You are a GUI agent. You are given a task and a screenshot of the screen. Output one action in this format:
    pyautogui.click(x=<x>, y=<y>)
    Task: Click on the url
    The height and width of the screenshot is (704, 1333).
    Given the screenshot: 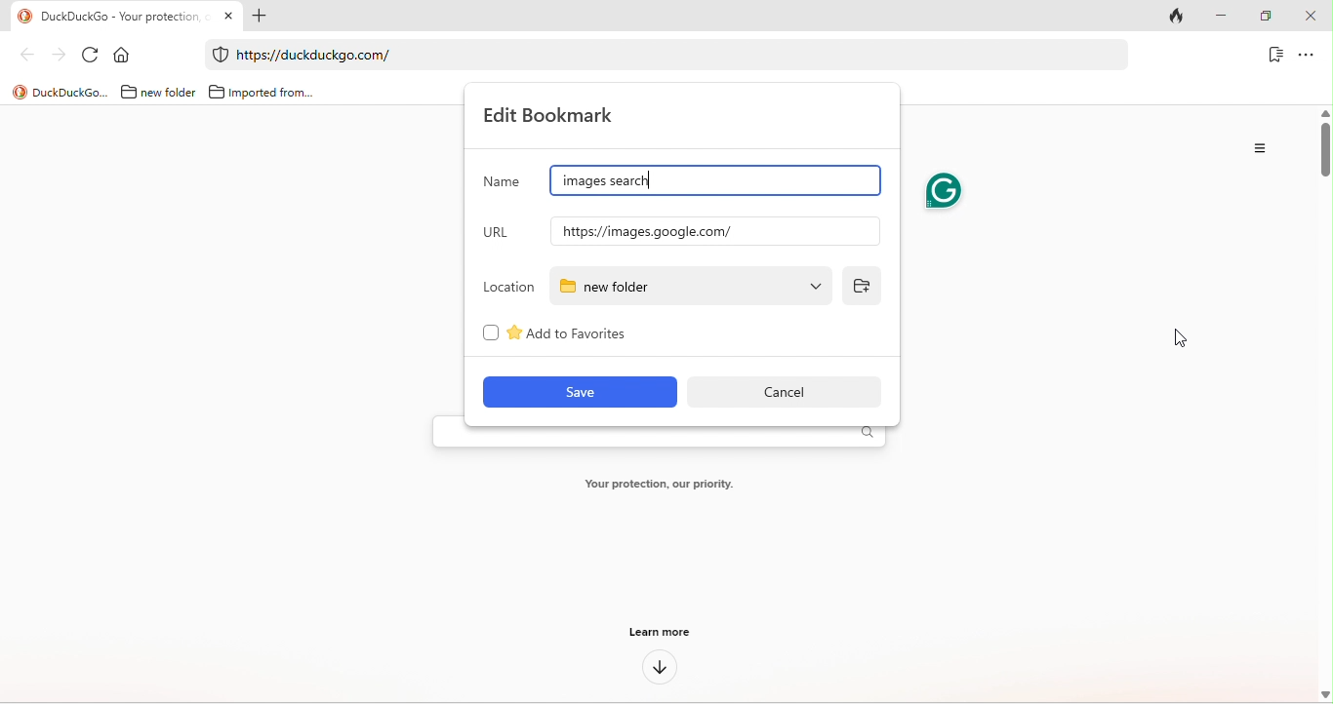 What is the action you would take?
    pyautogui.click(x=502, y=229)
    